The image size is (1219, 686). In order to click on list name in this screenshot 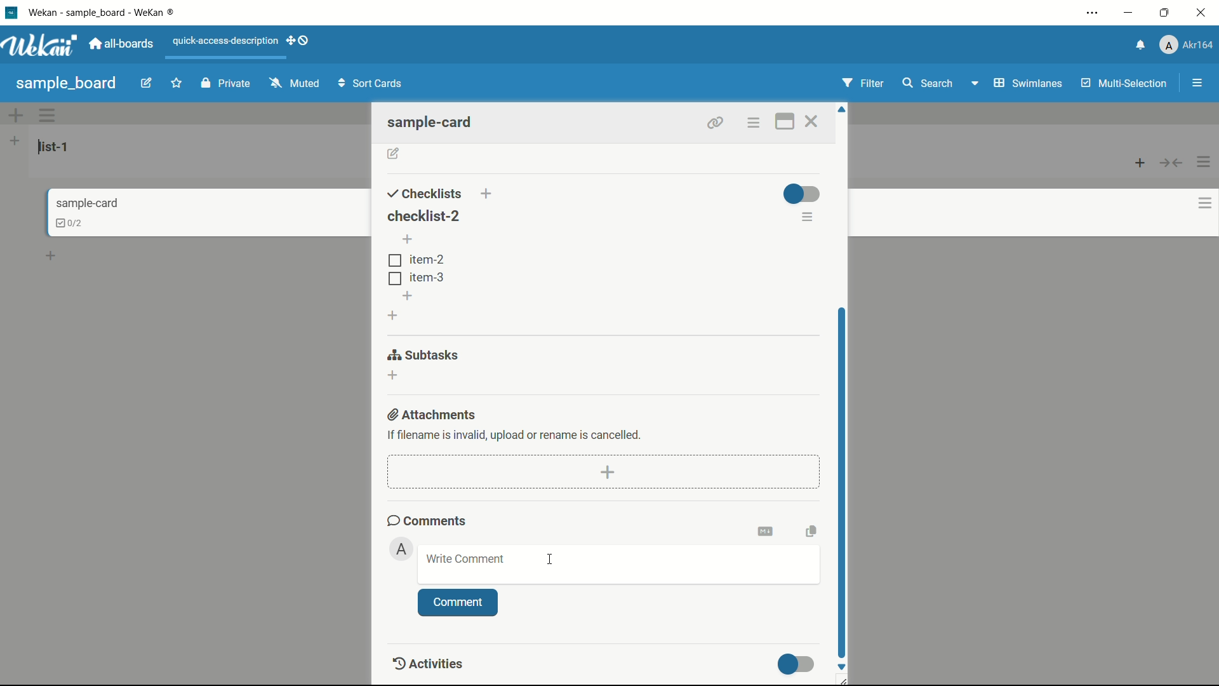, I will do `click(56, 147)`.